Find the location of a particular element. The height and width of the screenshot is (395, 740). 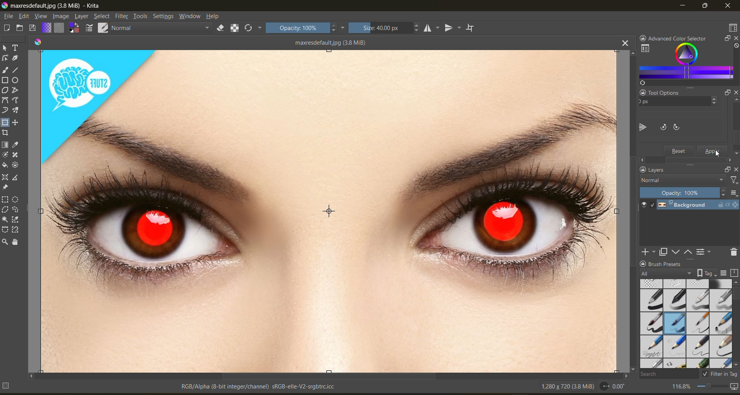

flip canvas vertically is located at coordinates (673, 127).